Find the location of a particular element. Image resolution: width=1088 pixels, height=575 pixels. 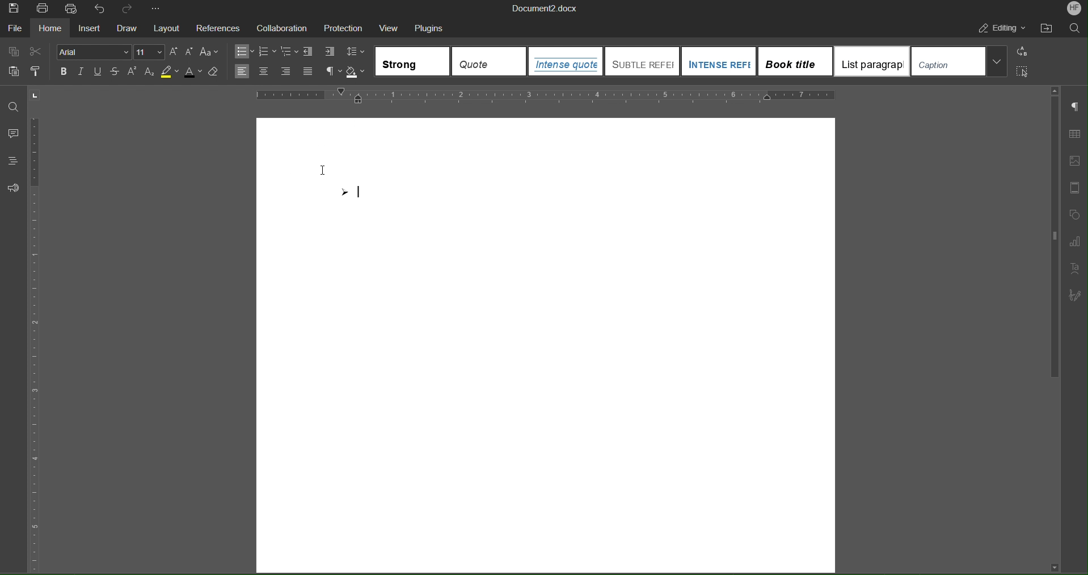

Graph Settings is located at coordinates (1072, 240).